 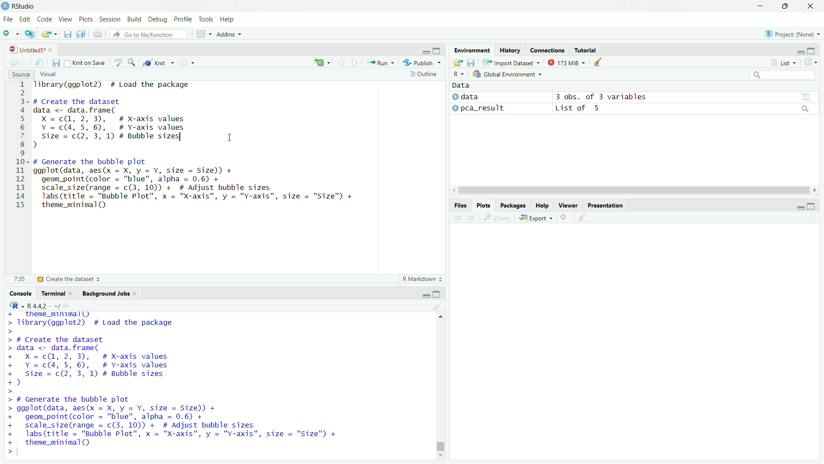 What do you see at coordinates (57, 63) in the screenshot?
I see `save` at bounding box center [57, 63].